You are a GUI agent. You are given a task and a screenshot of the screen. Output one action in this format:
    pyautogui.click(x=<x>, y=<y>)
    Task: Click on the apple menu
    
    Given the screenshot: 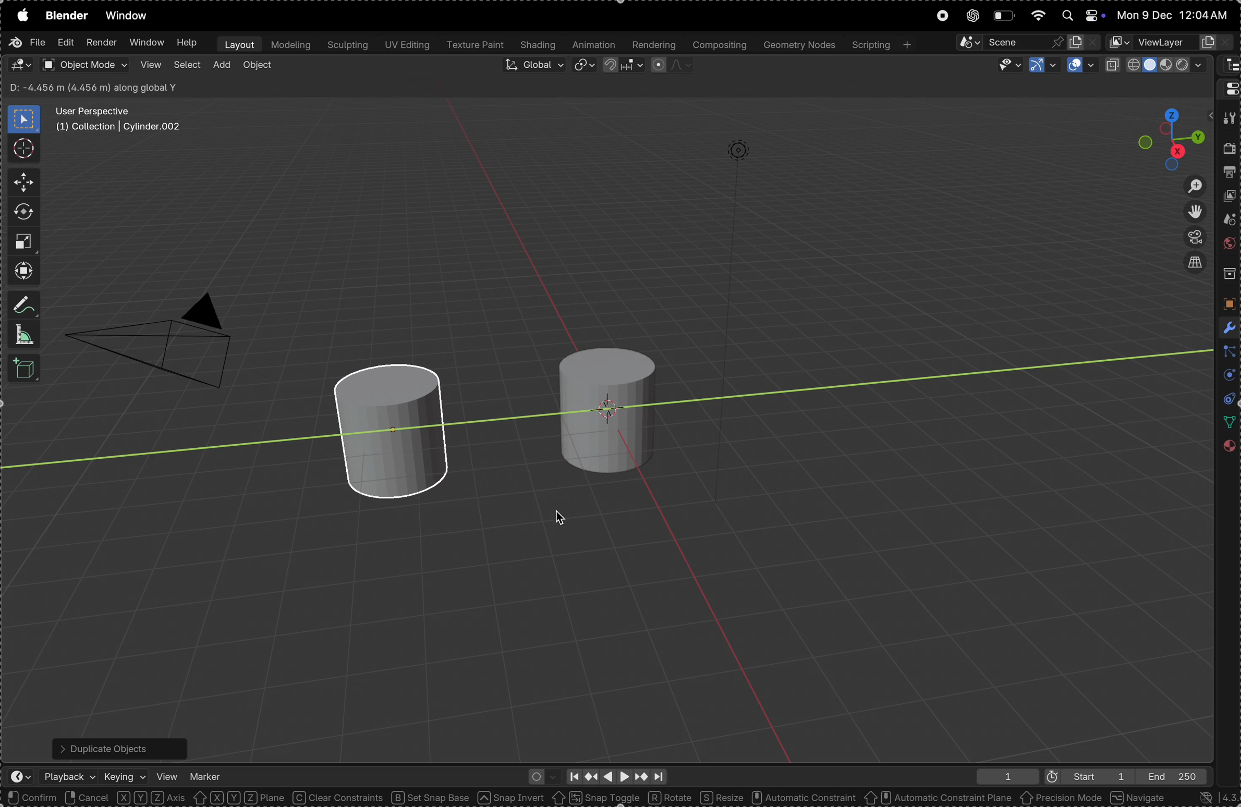 What is the action you would take?
    pyautogui.click(x=20, y=15)
    